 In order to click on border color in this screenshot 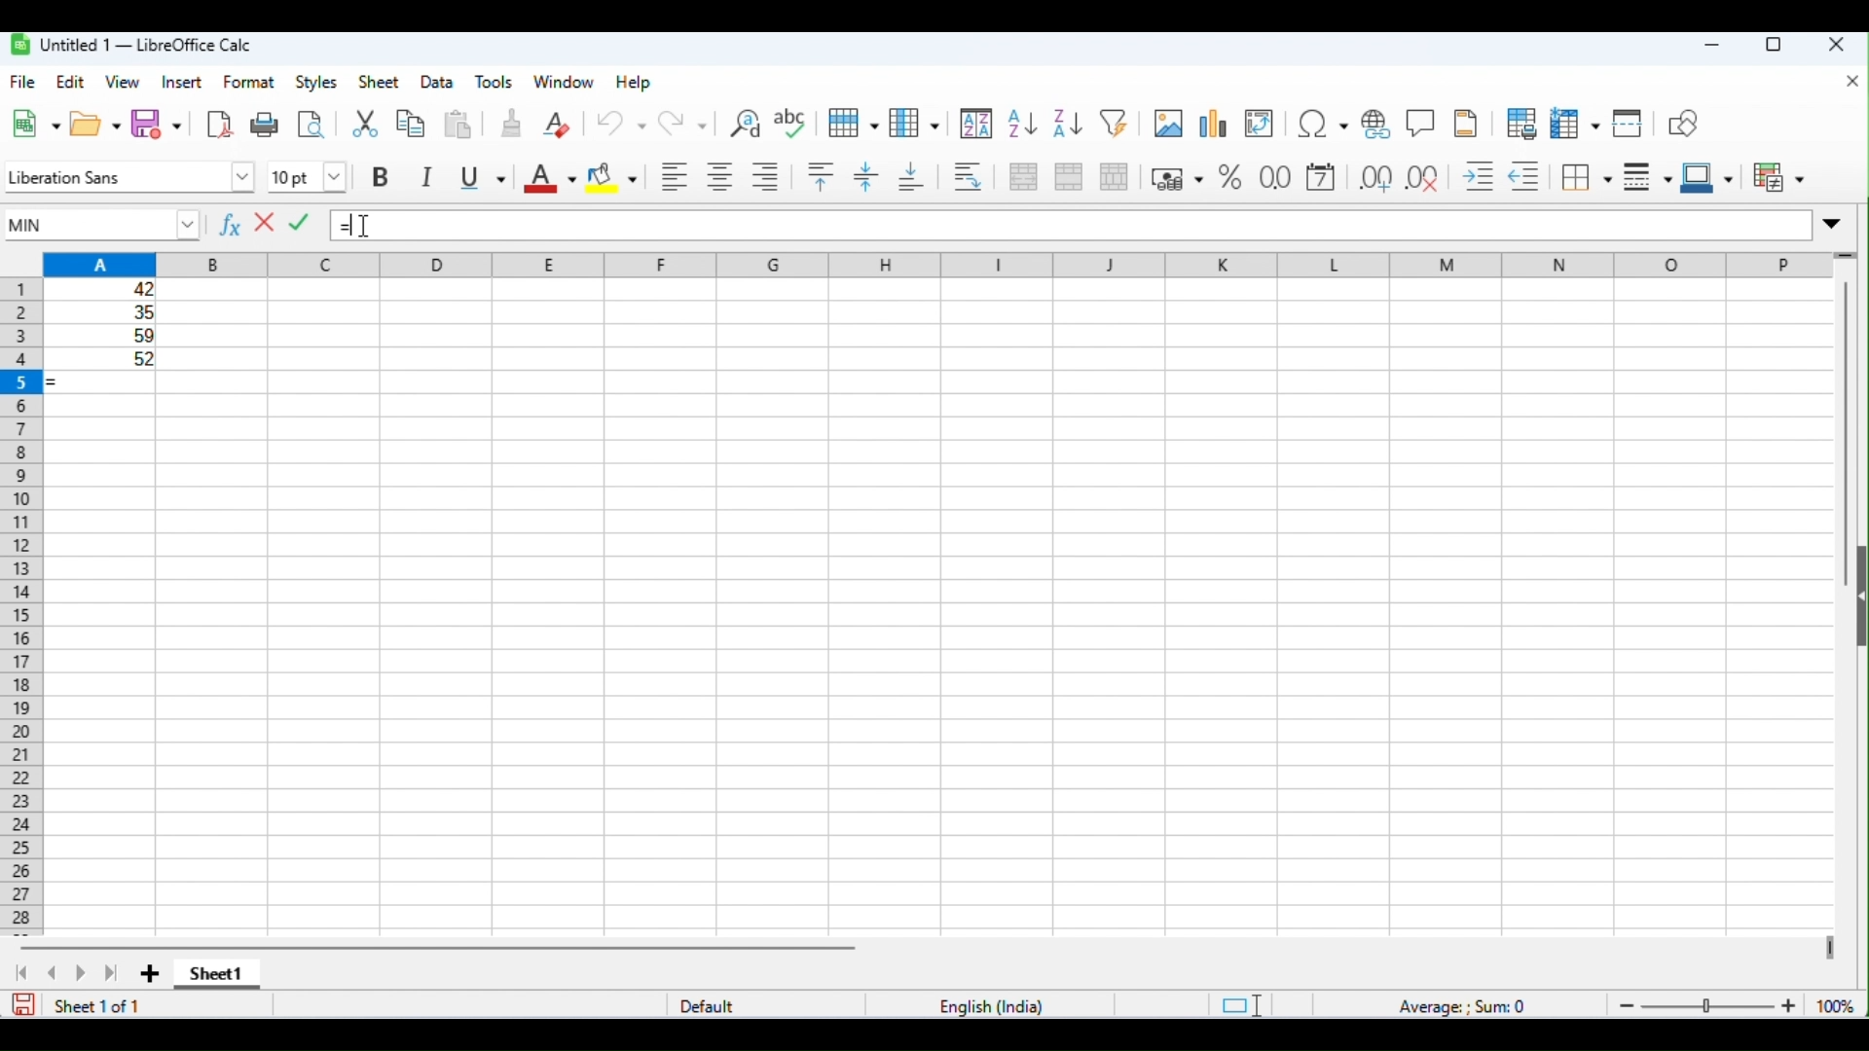, I will do `click(1706, 179)`.